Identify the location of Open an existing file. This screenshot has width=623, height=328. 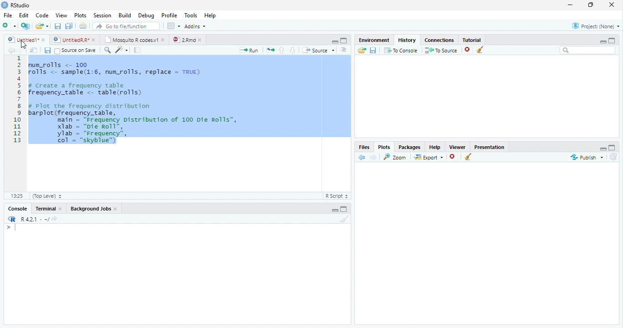
(42, 26).